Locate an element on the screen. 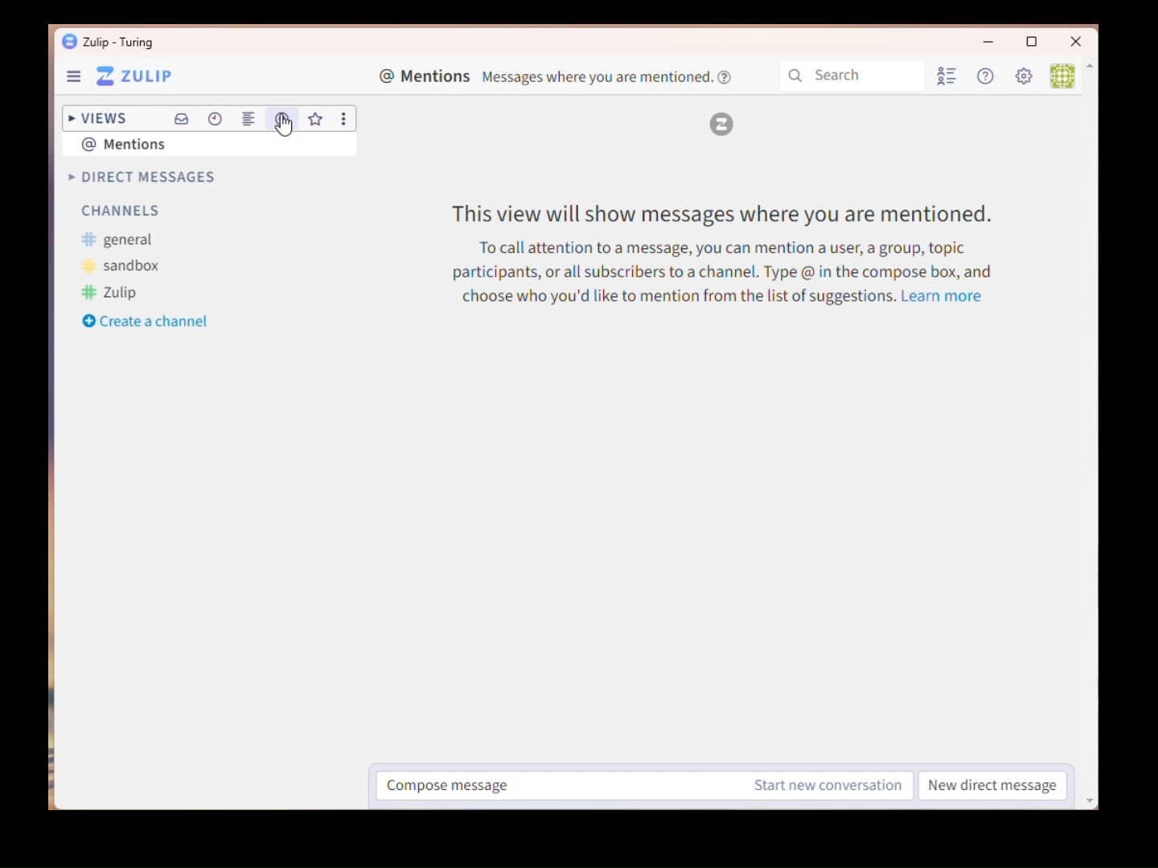 This screenshot has width=1158, height=868. Settings is located at coordinates (1026, 78).